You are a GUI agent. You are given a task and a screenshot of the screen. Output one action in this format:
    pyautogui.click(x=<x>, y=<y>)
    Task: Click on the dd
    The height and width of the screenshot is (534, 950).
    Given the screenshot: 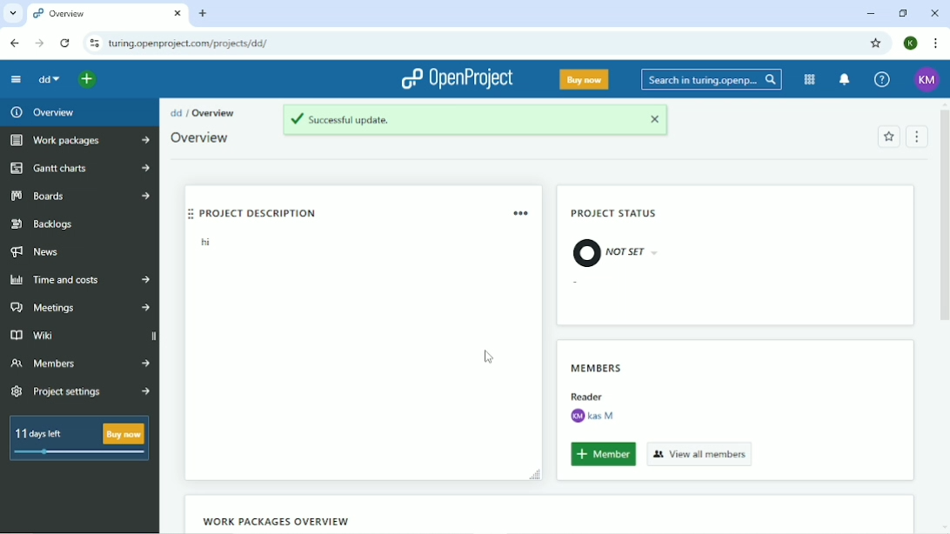 What is the action you would take?
    pyautogui.click(x=176, y=112)
    